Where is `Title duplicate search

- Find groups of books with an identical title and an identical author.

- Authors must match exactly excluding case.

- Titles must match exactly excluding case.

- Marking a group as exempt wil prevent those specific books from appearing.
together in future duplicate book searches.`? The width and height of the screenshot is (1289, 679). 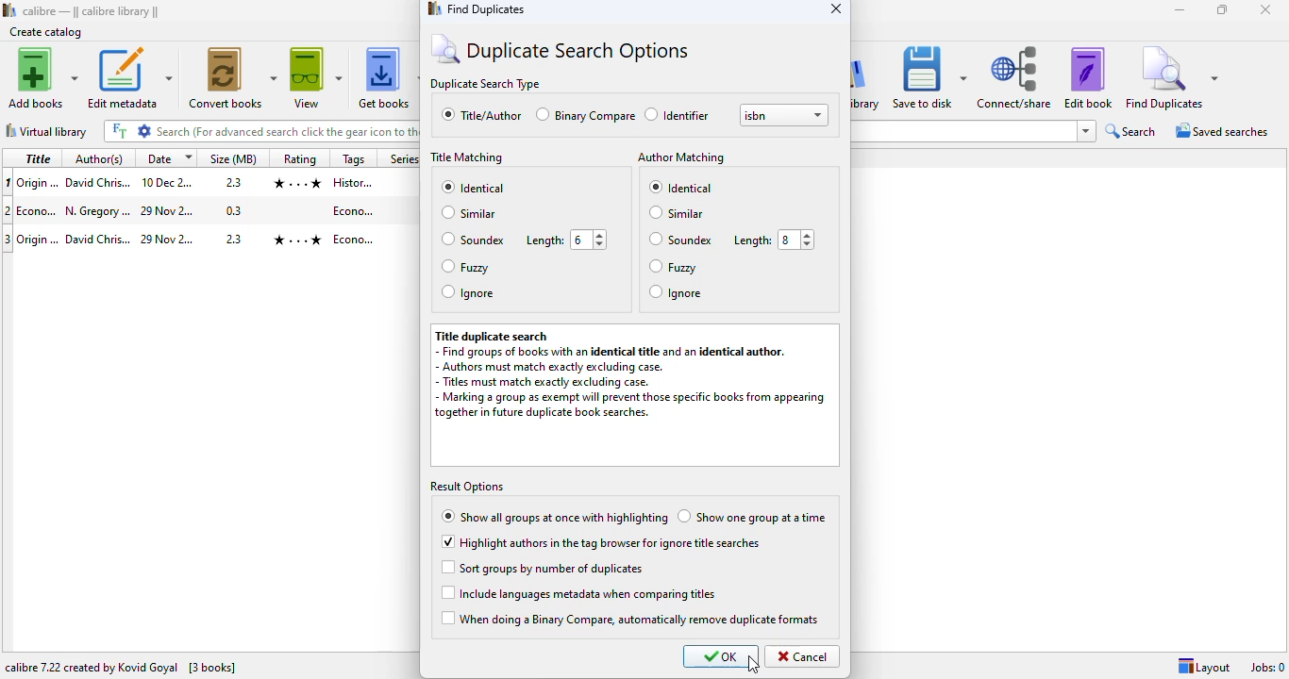
Title duplicate search

- Find groups of books with an identical title and an identical author.

- Authors must match exactly excluding case.

- Titles must match exactly excluding case.

- Marking a group as exempt wil prevent those specific books from appearing.
together in future duplicate book searches. is located at coordinates (633, 394).